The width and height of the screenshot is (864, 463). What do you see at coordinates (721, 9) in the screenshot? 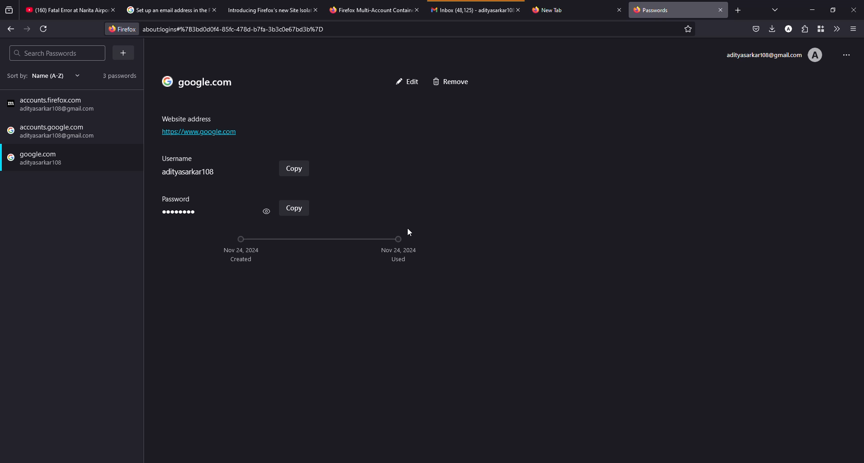
I see `close` at bounding box center [721, 9].